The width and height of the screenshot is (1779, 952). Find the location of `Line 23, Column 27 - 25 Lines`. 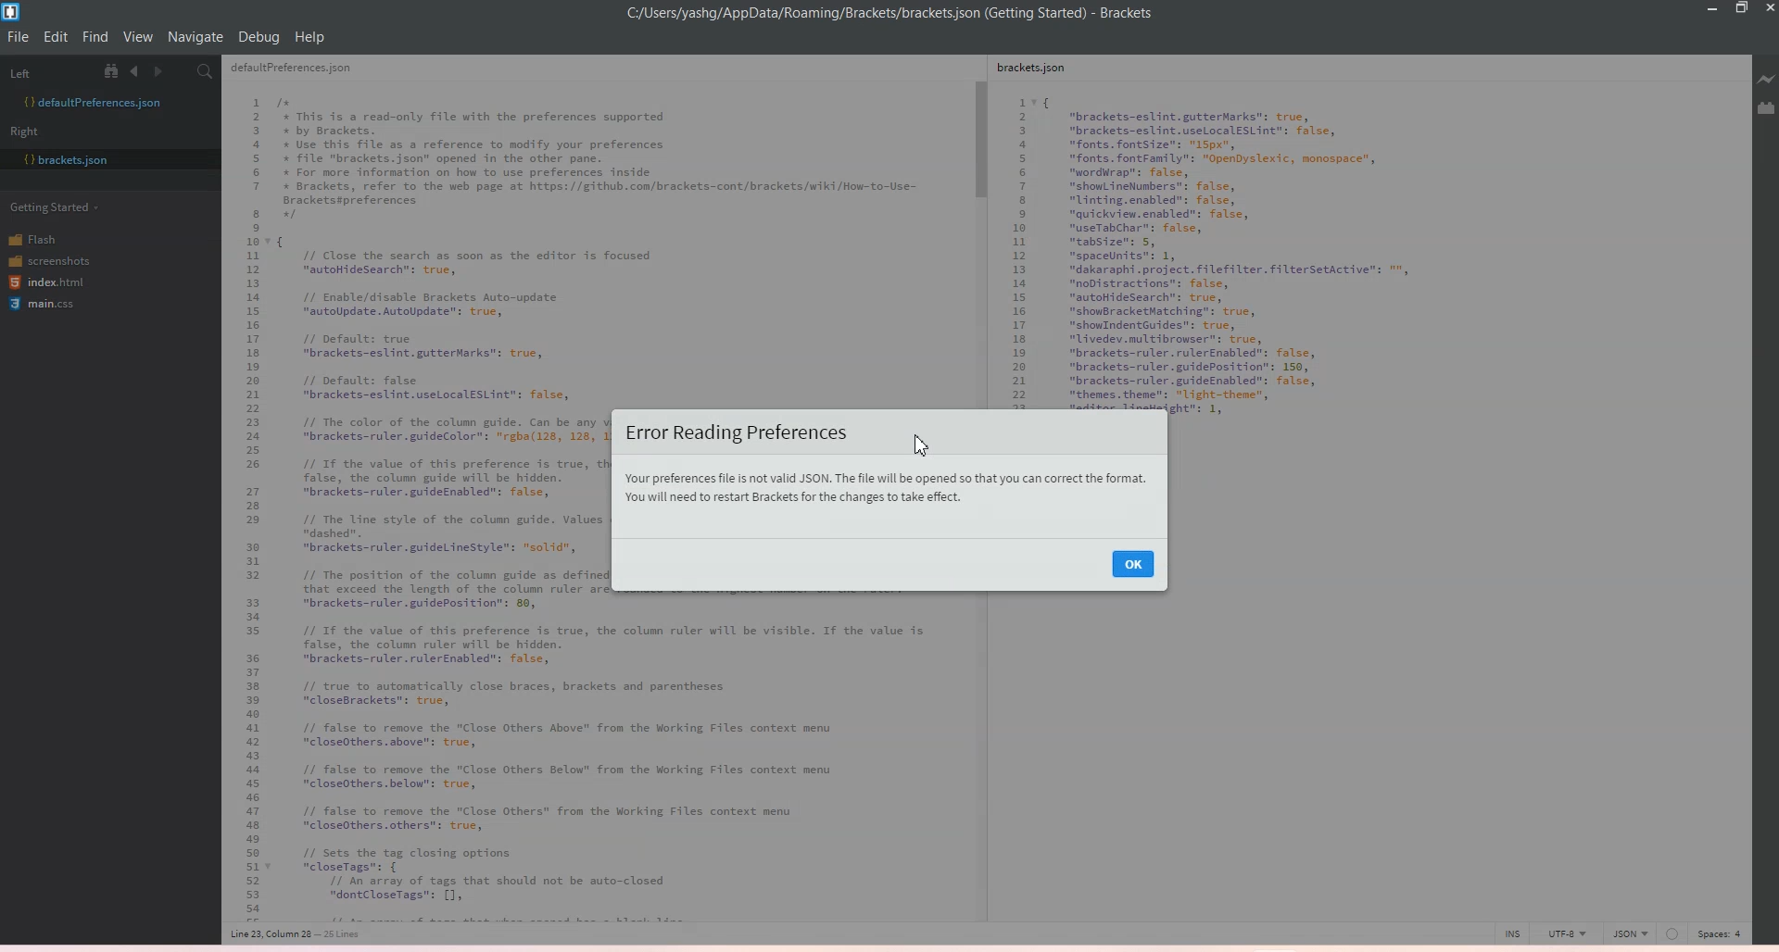

Line 23, Column 27 - 25 Lines is located at coordinates (302, 934).